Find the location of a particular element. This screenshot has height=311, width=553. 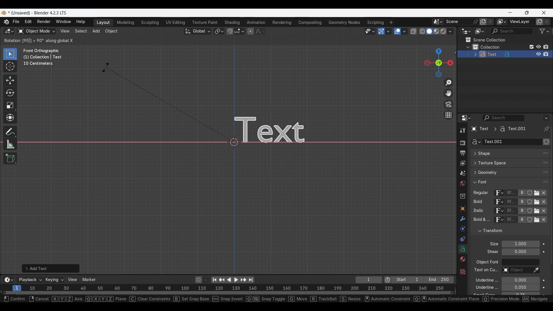

Cursor is located at coordinates (10, 67).